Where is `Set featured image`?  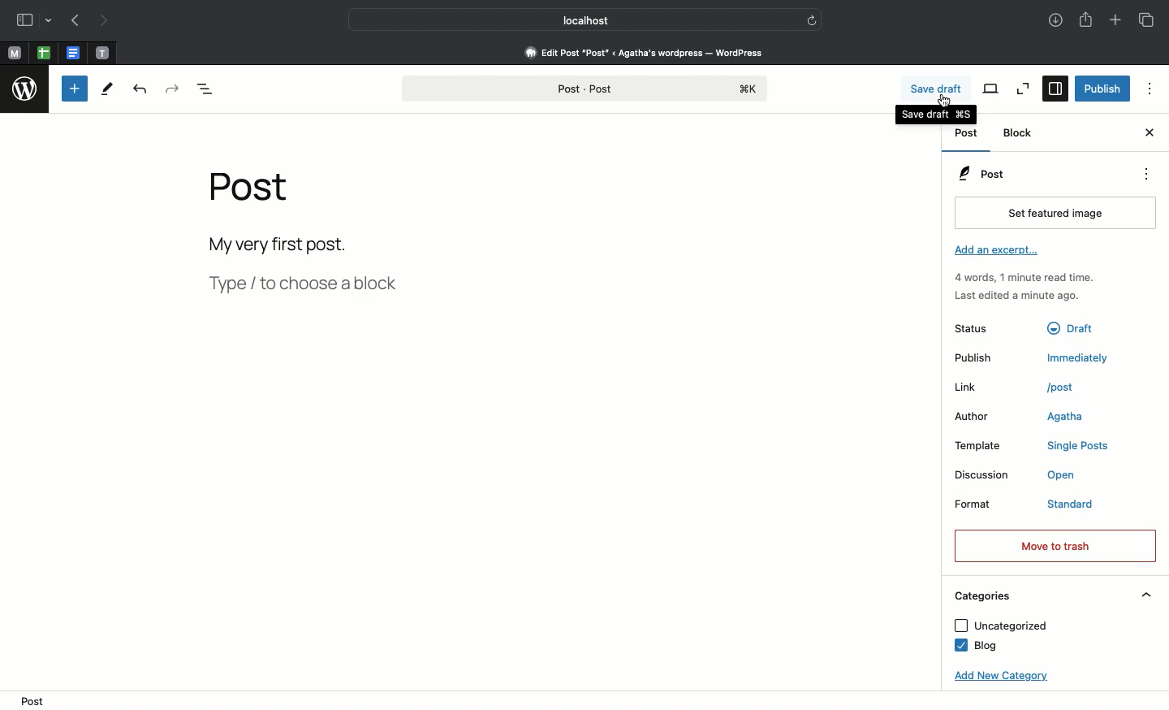
Set featured image is located at coordinates (1051, 214).